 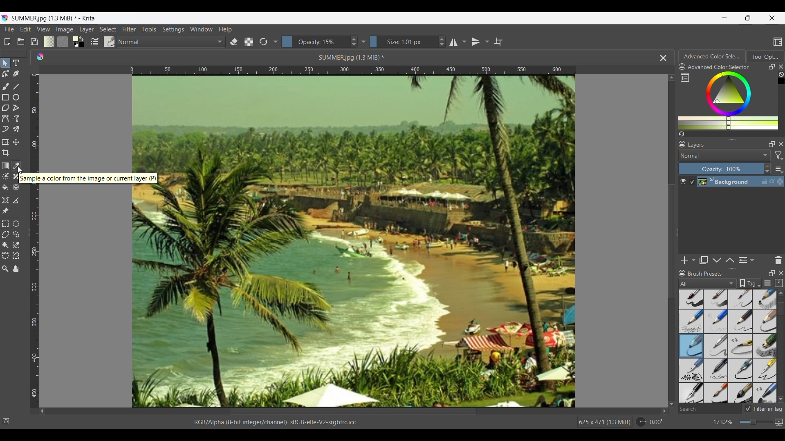 What do you see at coordinates (677, 237) in the screenshot?
I see `Change width of panels attached to the line` at bounding box center [677, 237].